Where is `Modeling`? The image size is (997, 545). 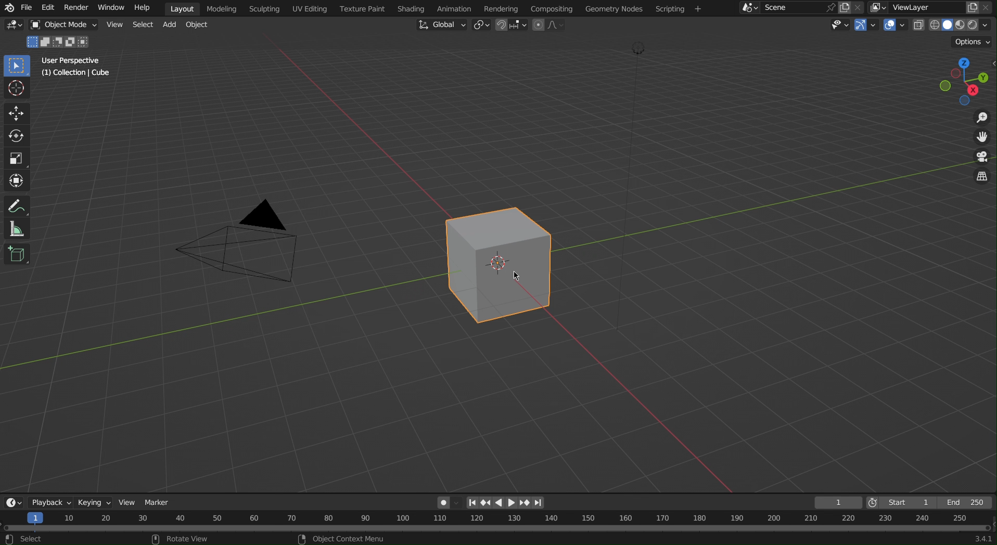 Modeling is located at coordinates (219, 8).